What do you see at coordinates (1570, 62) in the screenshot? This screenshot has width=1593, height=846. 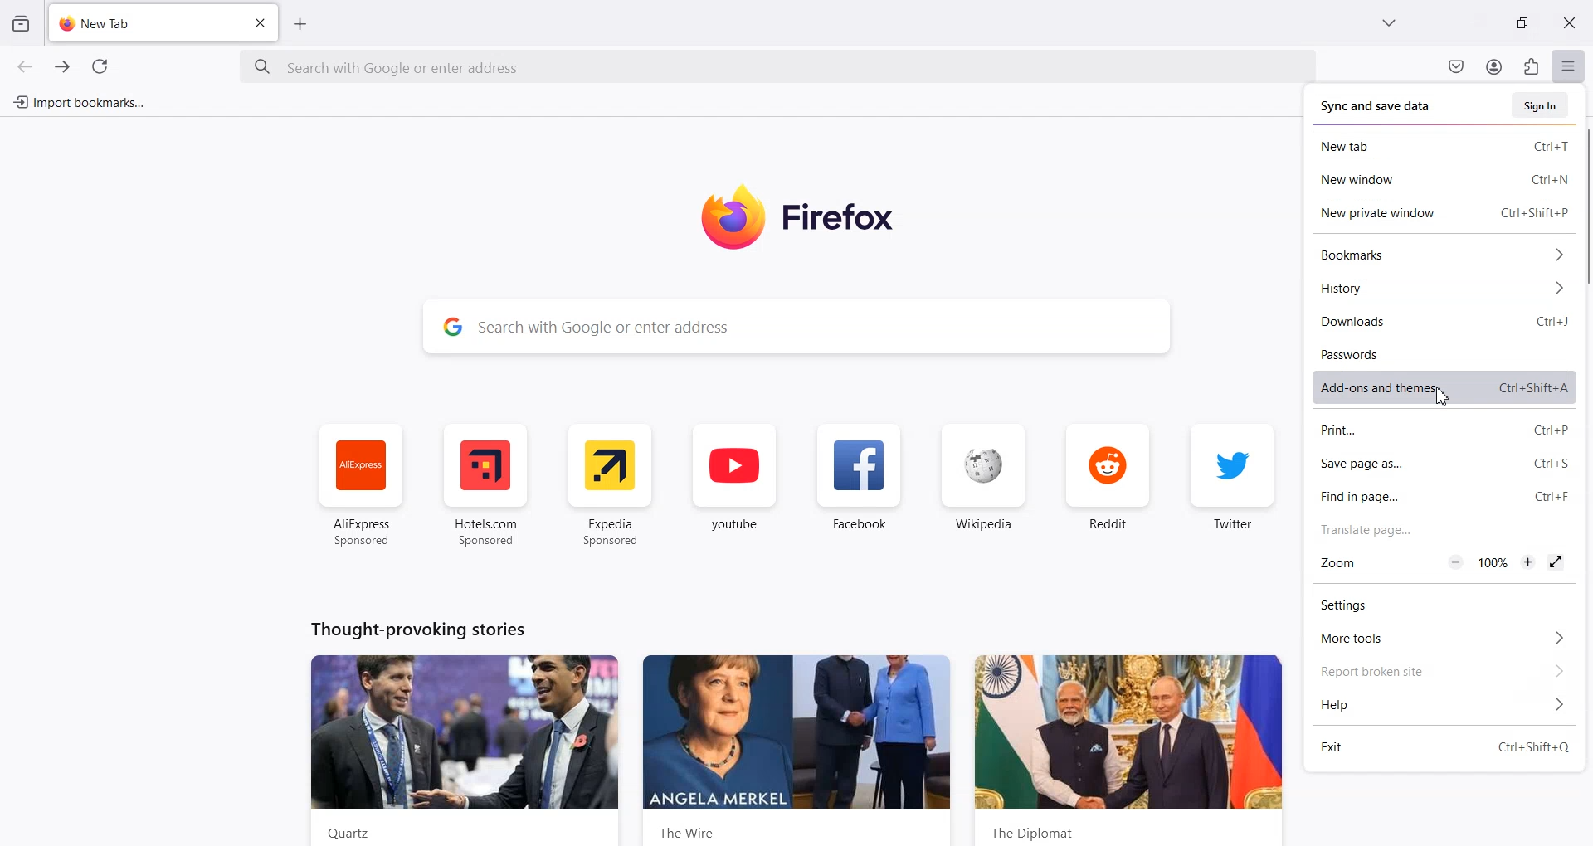 I see `Open Application Menu` at bounding box center [1570, 62].